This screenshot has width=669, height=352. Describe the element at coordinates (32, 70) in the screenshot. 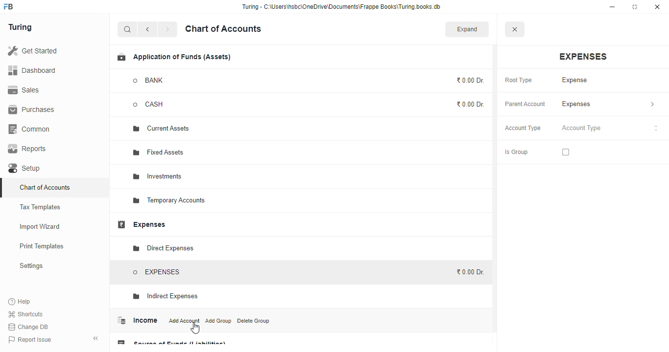

I see `dashboard` at that location.